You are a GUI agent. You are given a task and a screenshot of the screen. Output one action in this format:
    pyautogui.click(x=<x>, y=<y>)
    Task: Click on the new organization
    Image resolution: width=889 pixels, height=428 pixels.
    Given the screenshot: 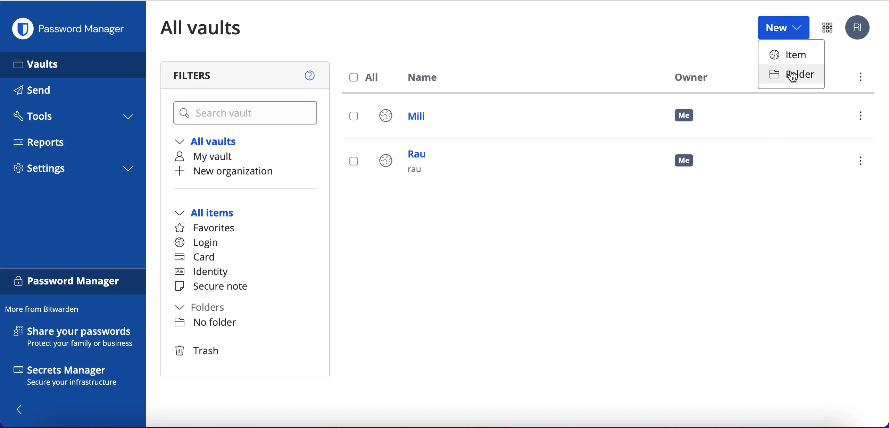 What is the action you would take?
    pyautogui.click(x=239, y=171)
    